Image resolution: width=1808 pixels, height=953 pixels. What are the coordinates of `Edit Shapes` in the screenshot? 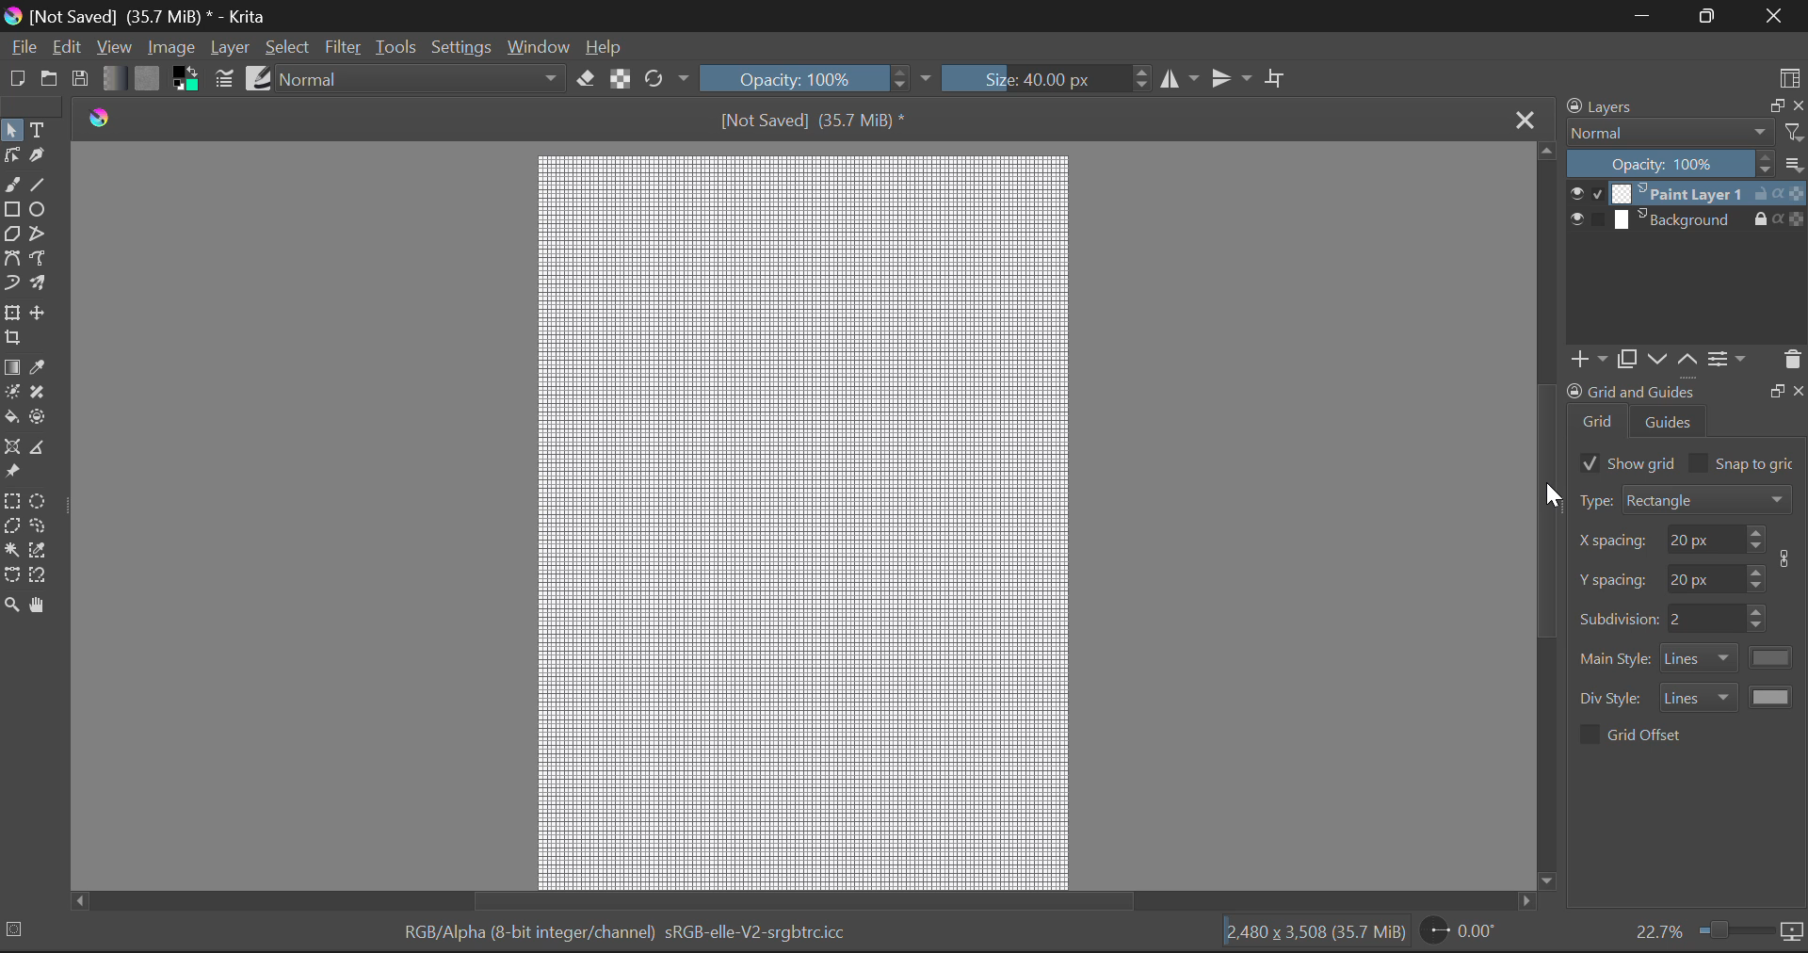 It's located at (11, 157).